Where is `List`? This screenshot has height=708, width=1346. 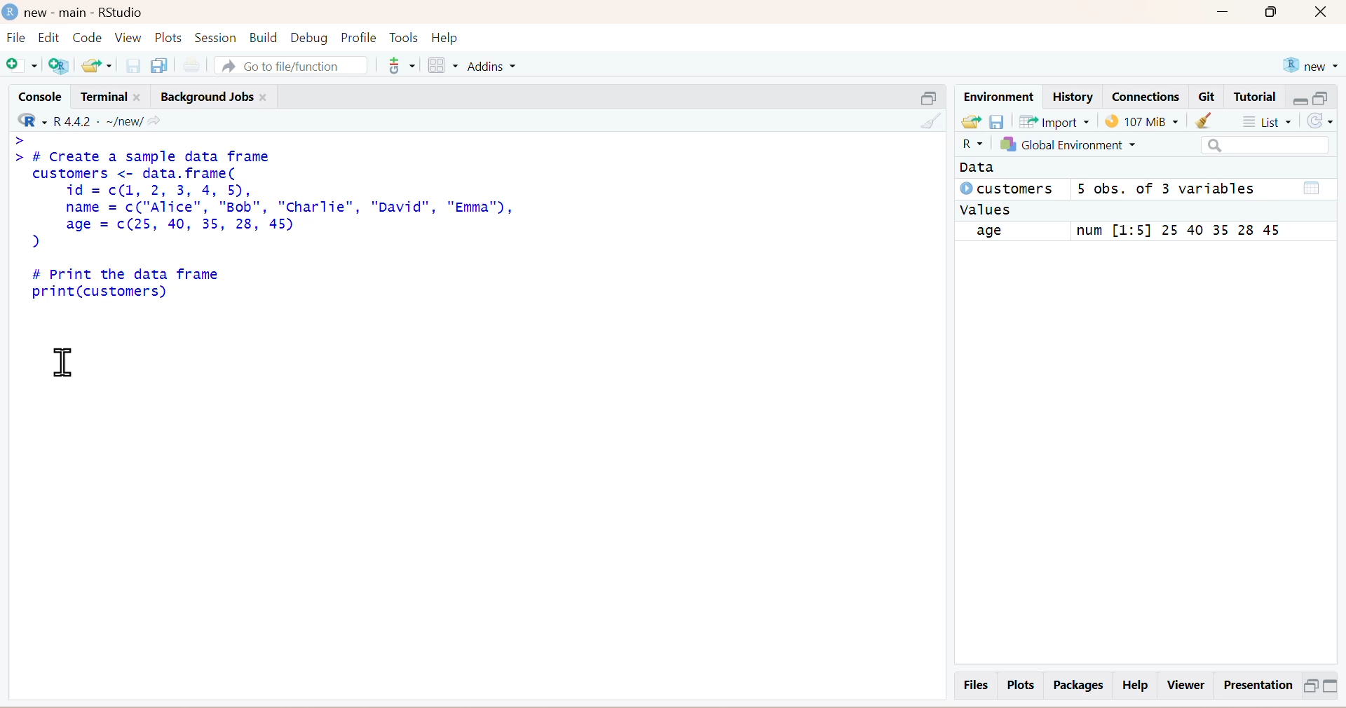 List is located at coordinates (1271, 121).